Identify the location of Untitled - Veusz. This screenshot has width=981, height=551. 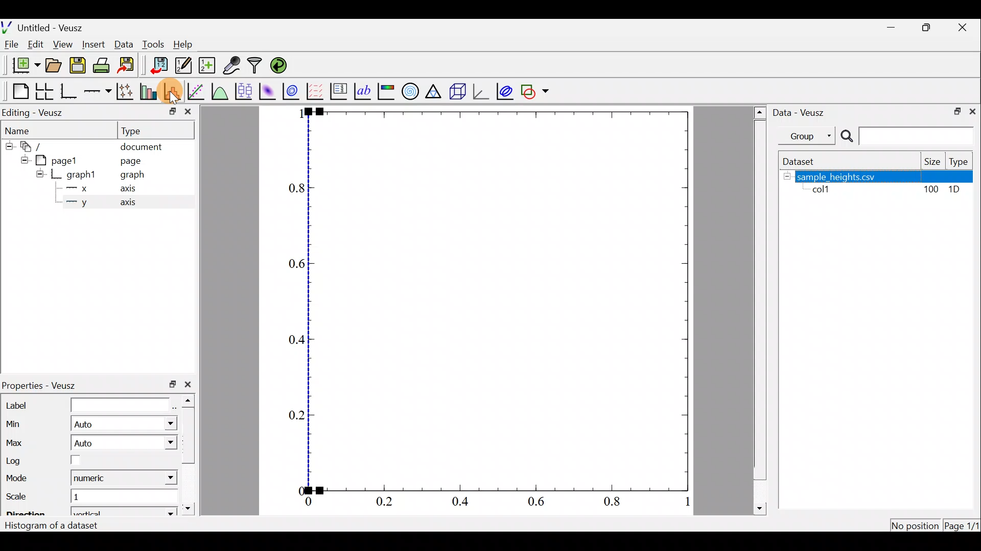
(42, 27).